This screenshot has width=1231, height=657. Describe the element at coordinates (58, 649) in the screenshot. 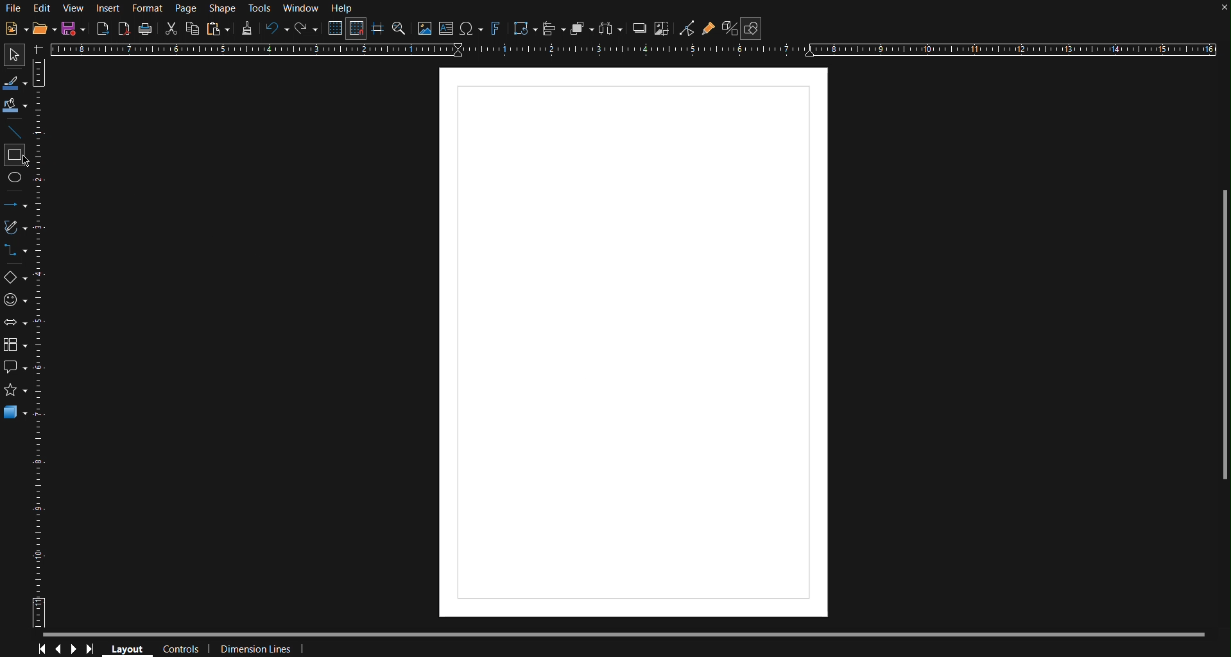

I see `Previous Page` at that location.